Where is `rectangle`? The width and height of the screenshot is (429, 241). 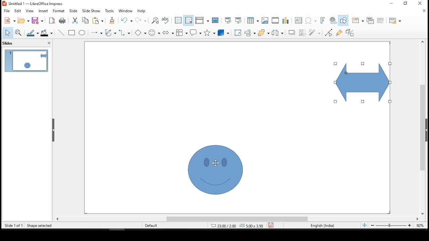 rectangle is located at coordinates (72, 33).